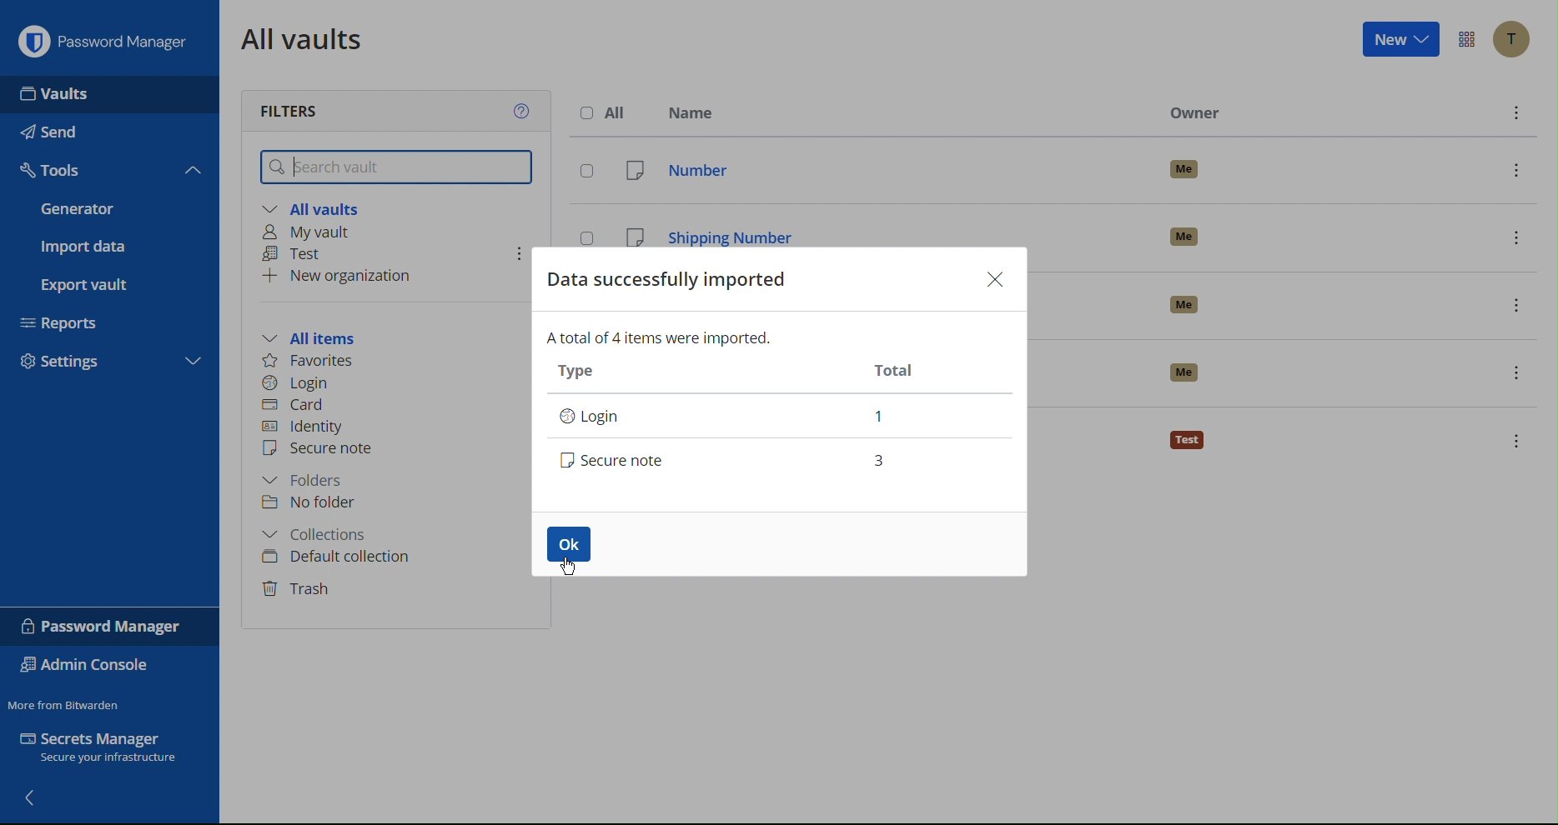  I want to click on owner, so click(1184, 304).